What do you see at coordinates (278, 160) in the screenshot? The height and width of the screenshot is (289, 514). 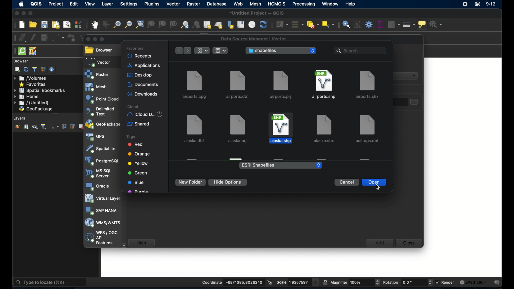 I see `obscured file` at bounding box center [278, 160].